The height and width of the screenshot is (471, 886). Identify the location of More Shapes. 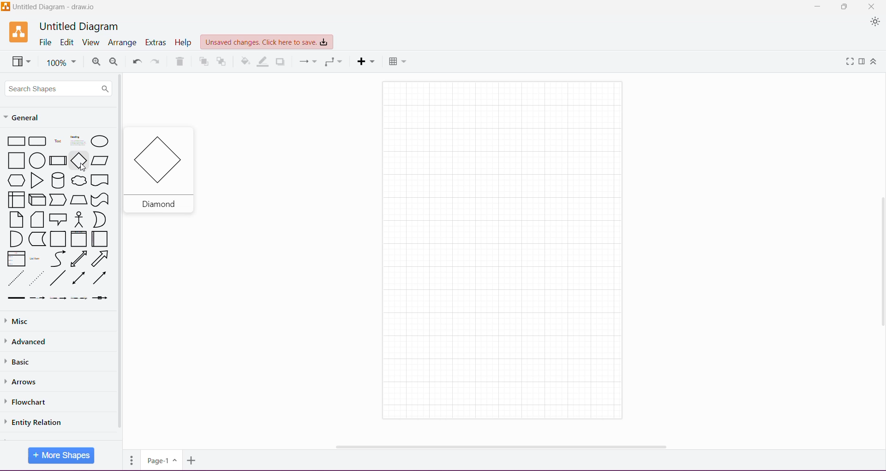
(61, 456).